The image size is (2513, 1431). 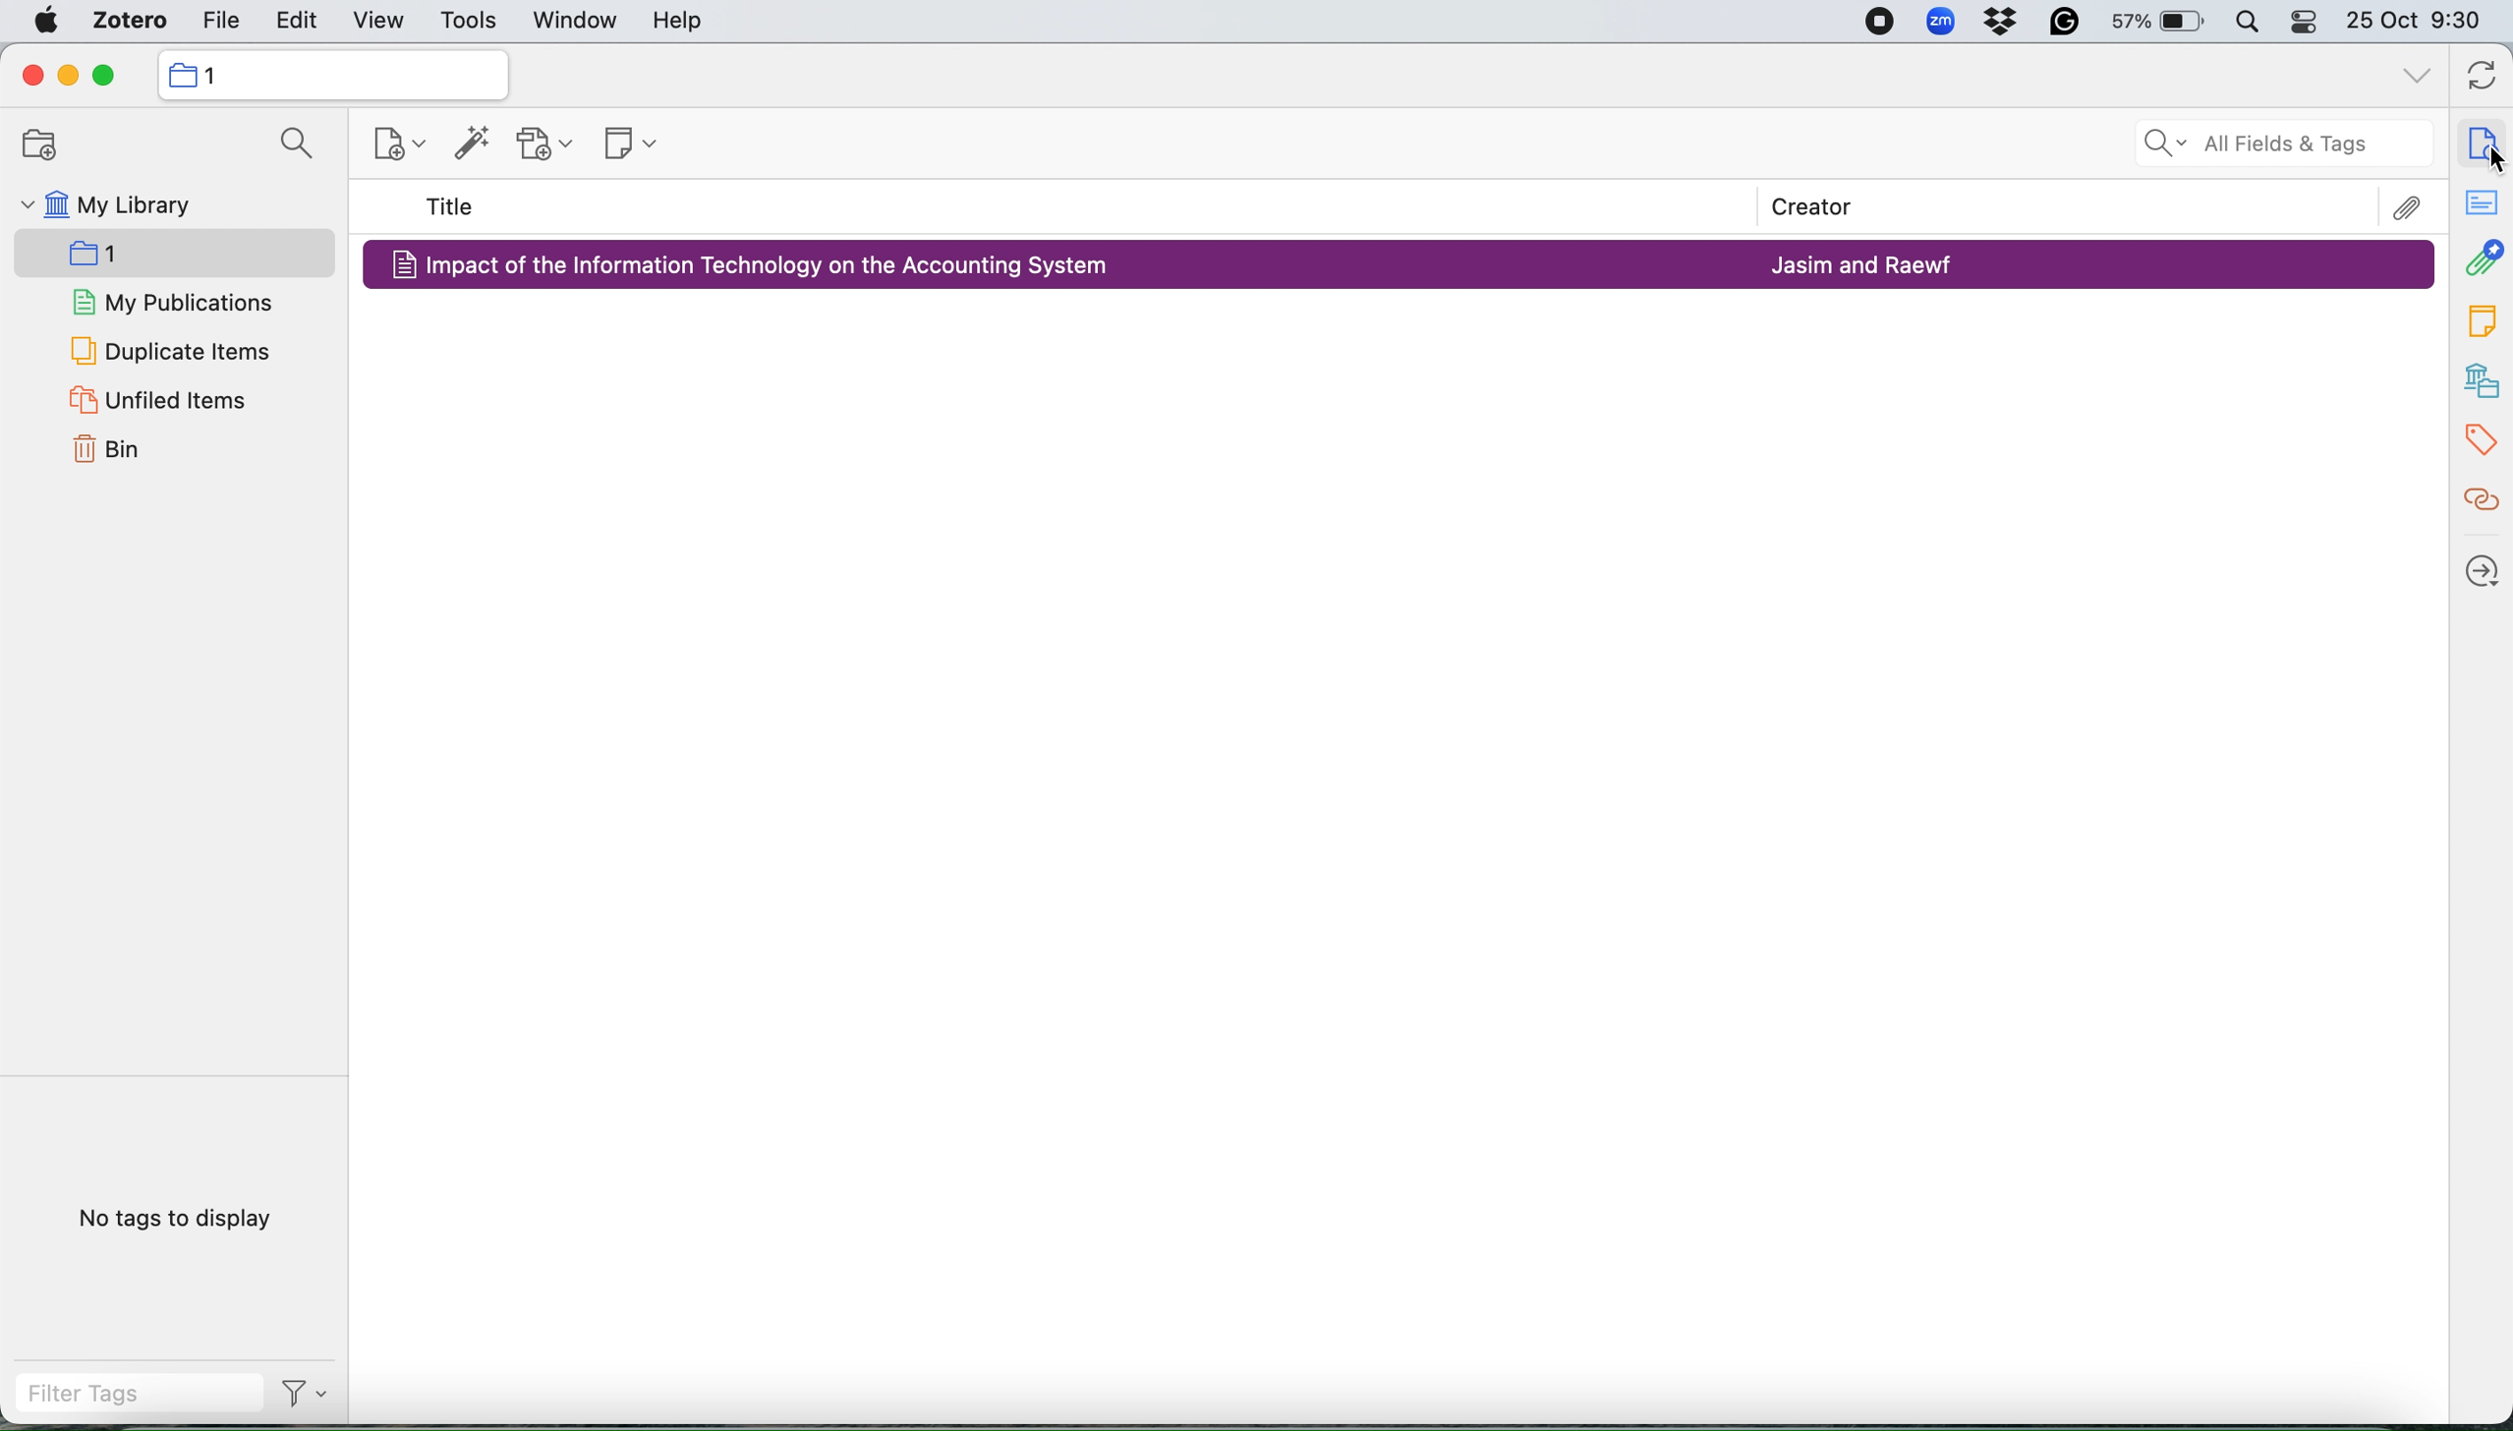 What do you see at coordinates (627, 146) in the screenshot?
I see `new note` at bounding box center [627, 146].